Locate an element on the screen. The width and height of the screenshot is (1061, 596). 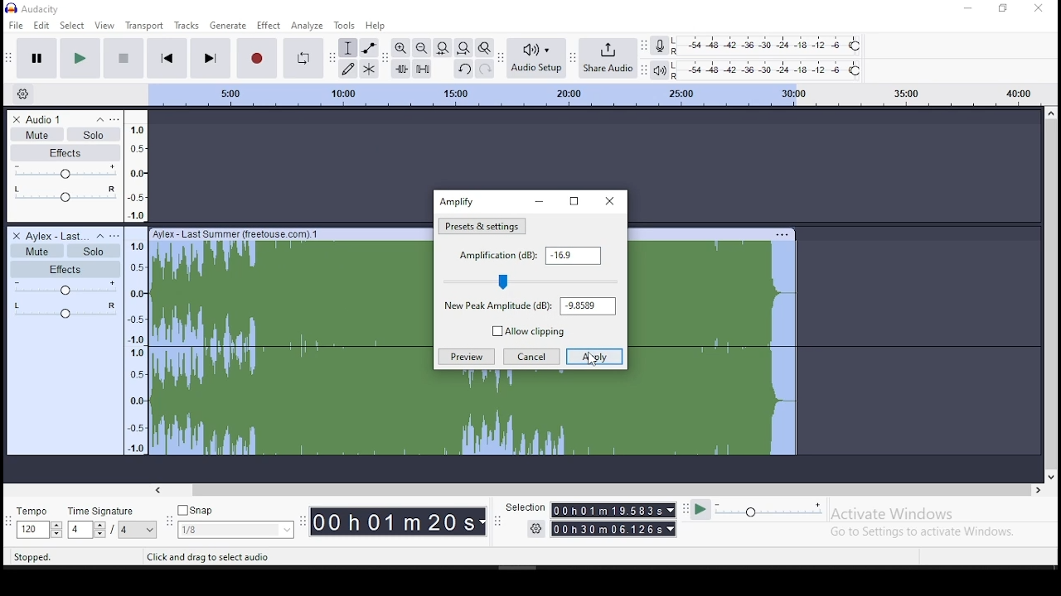
tools is located at coordinates (345, 26).